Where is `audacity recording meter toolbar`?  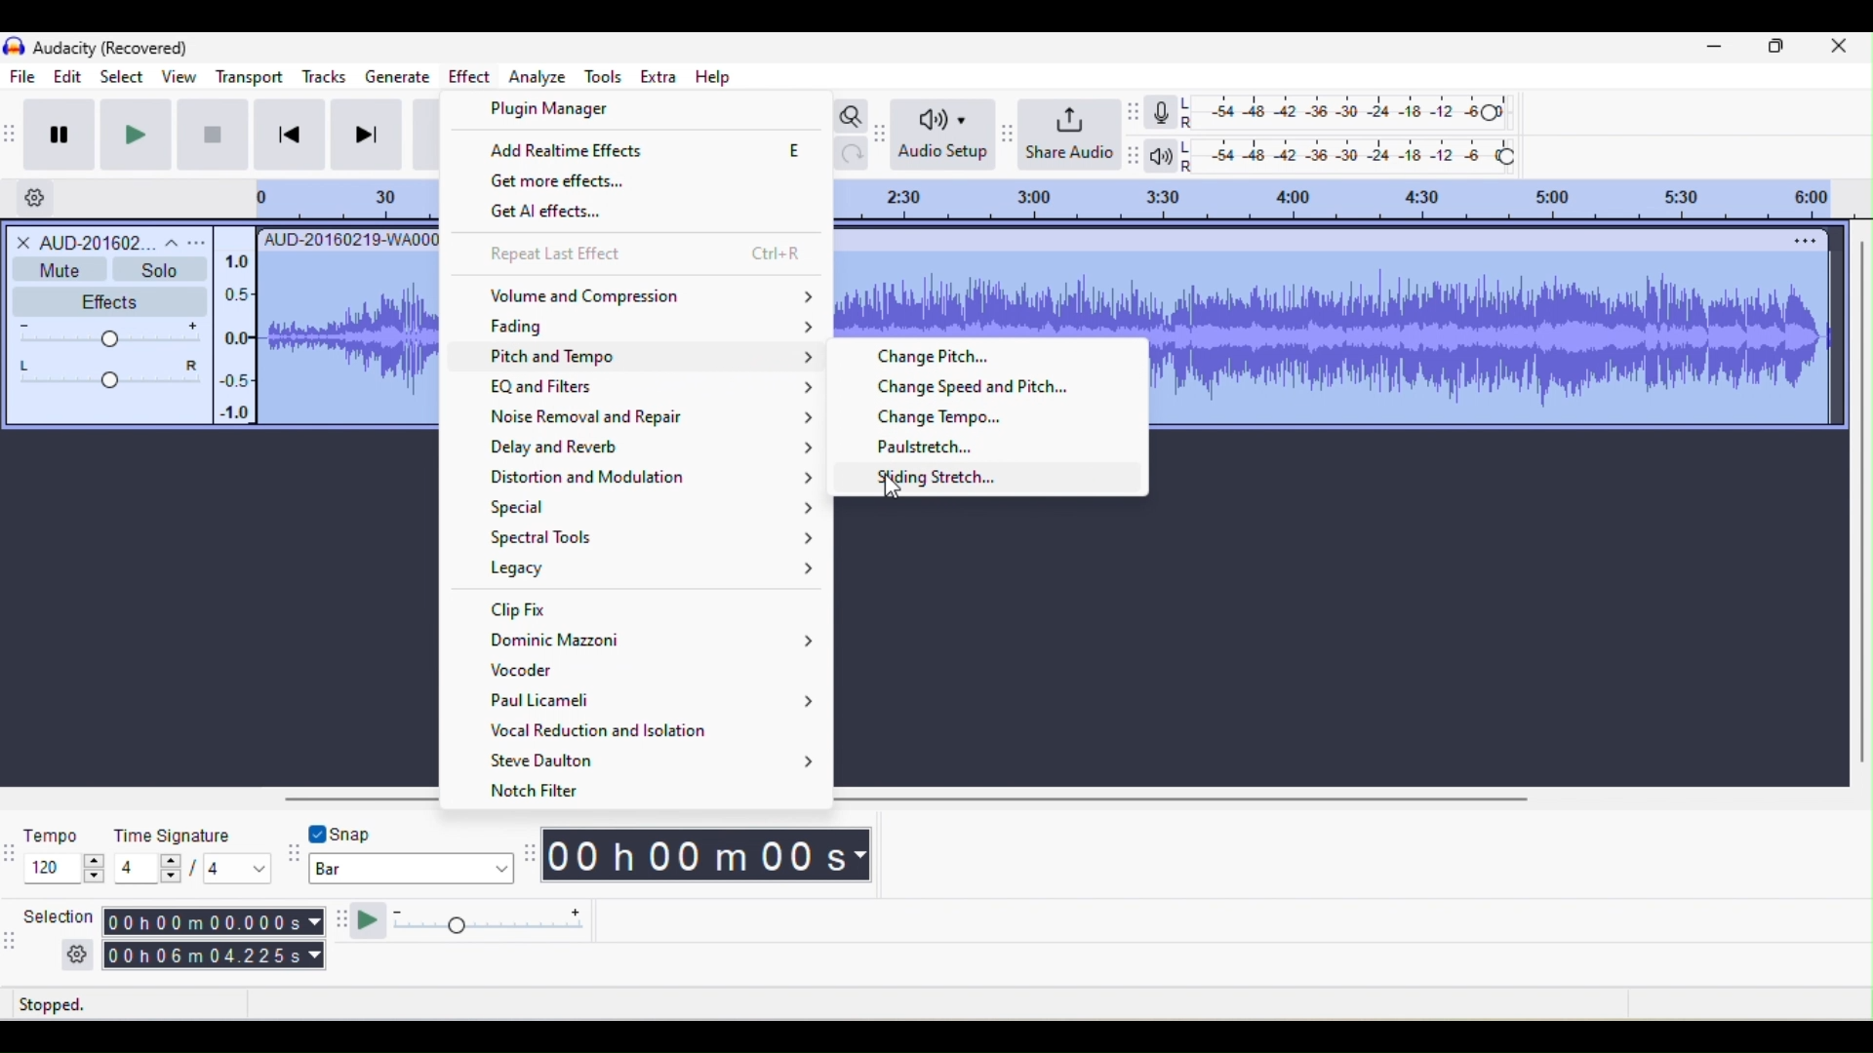
audacity recording meter toolbar is located at coordinates (1135, 113).